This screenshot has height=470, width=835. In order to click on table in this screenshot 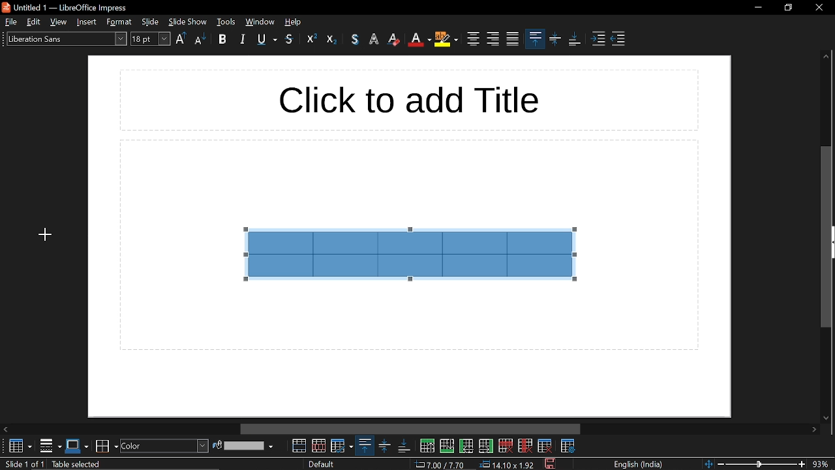, I will do `click(17, 446)`.